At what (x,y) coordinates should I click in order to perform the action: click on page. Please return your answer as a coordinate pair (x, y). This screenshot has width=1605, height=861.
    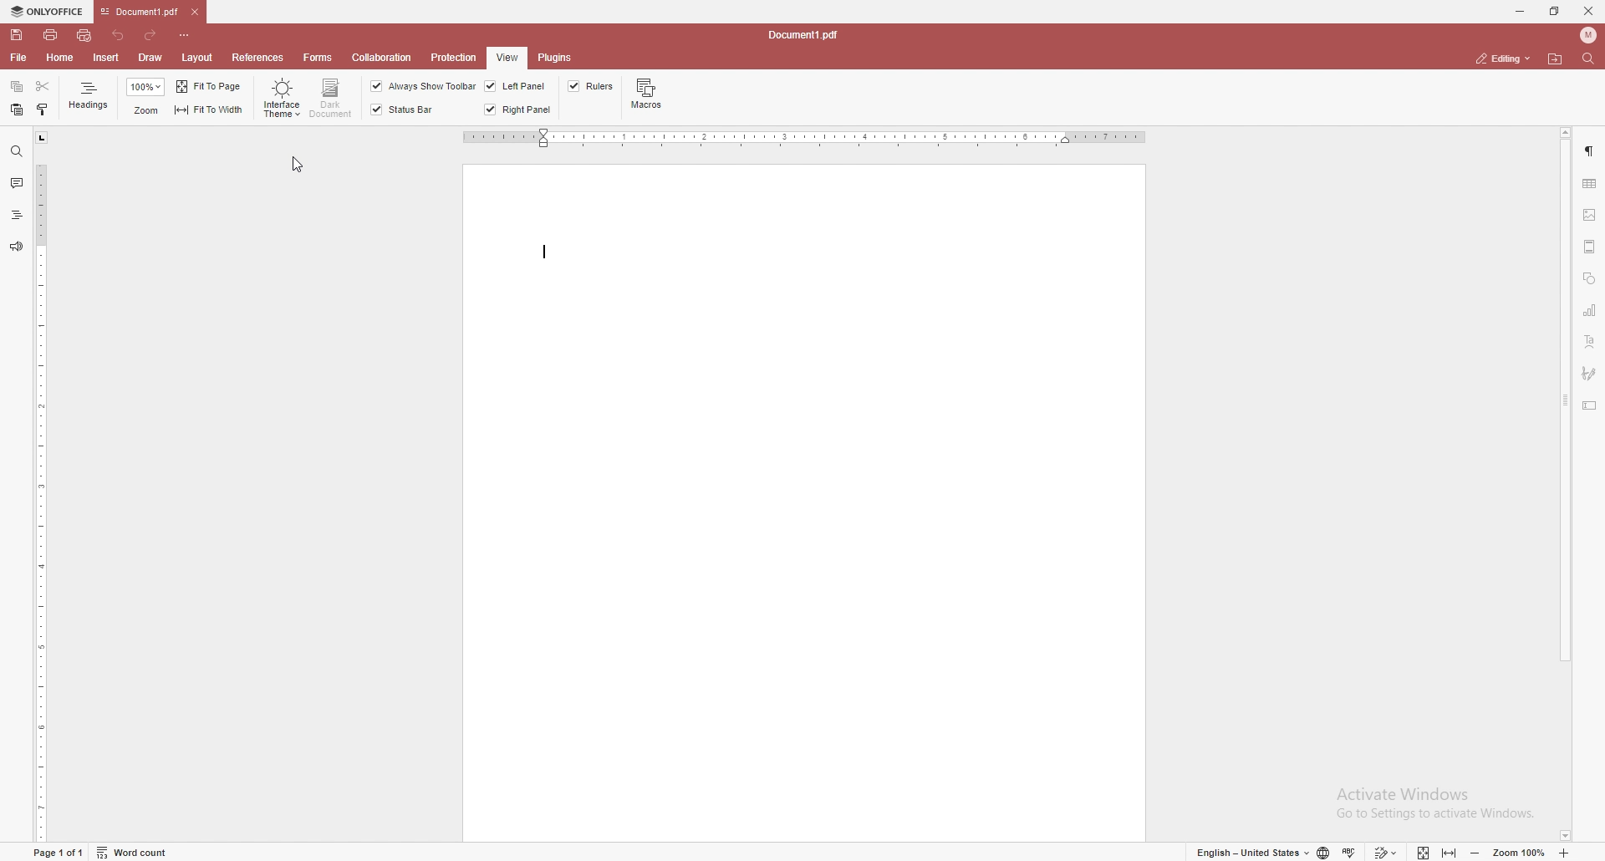
    Looking at the image, I should click on (61, 851).